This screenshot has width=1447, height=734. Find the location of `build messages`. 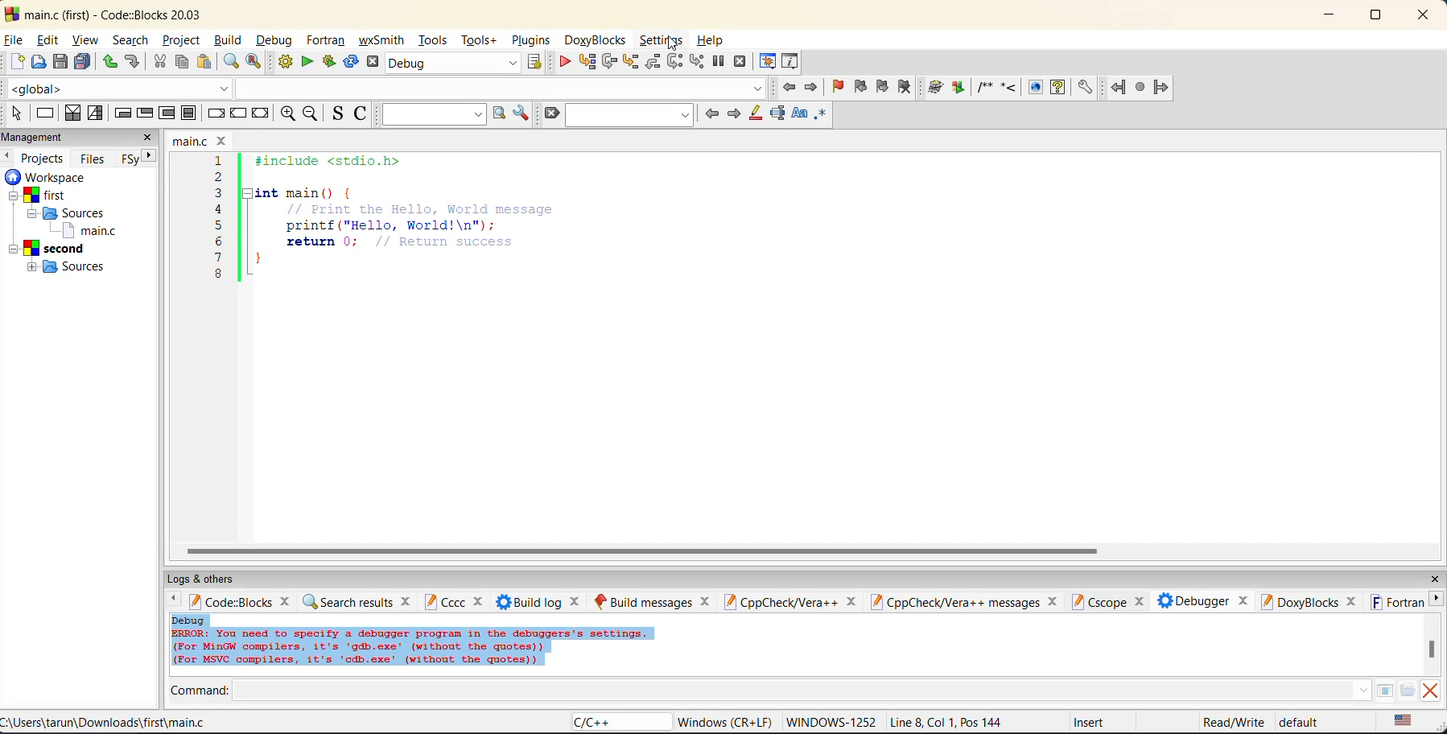

build messages is located at coordinates (655, 600).